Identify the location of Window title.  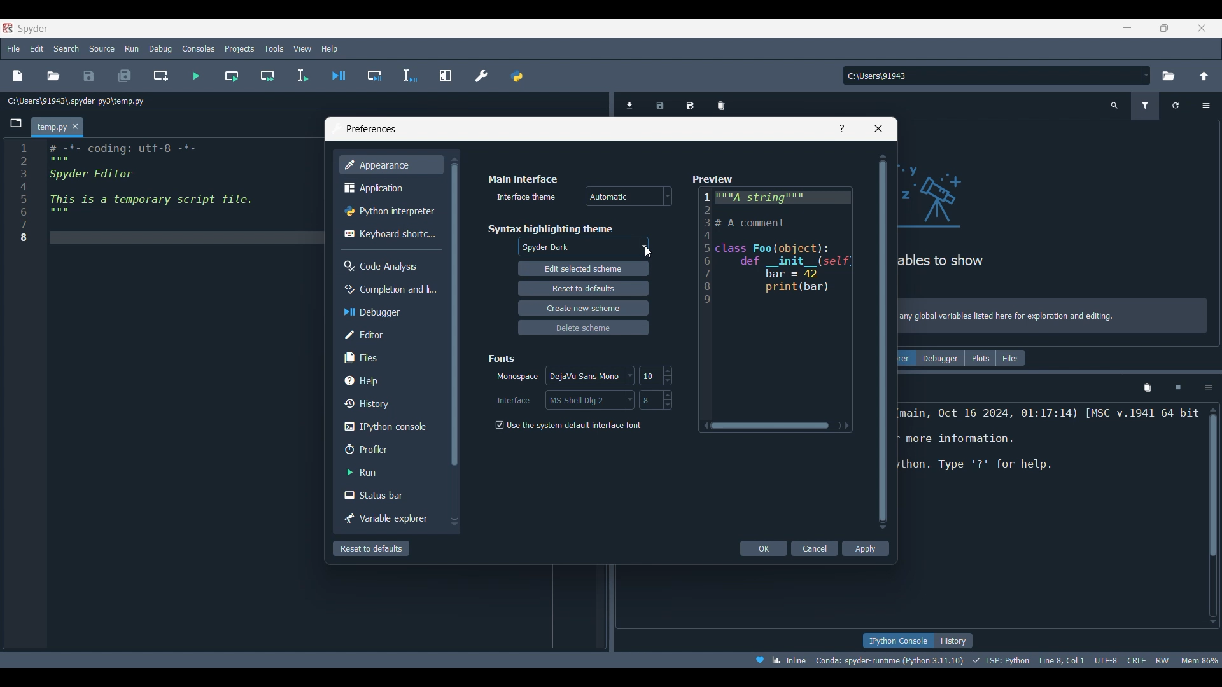
(371, 129).